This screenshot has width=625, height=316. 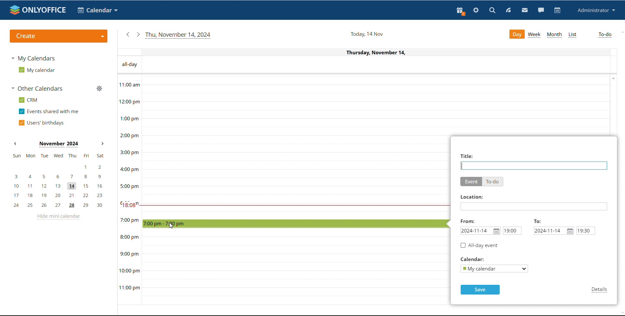 What do you see at coordinates (471, 181) in the screenshot?
I see `event ` at bounding box center [471, 181].